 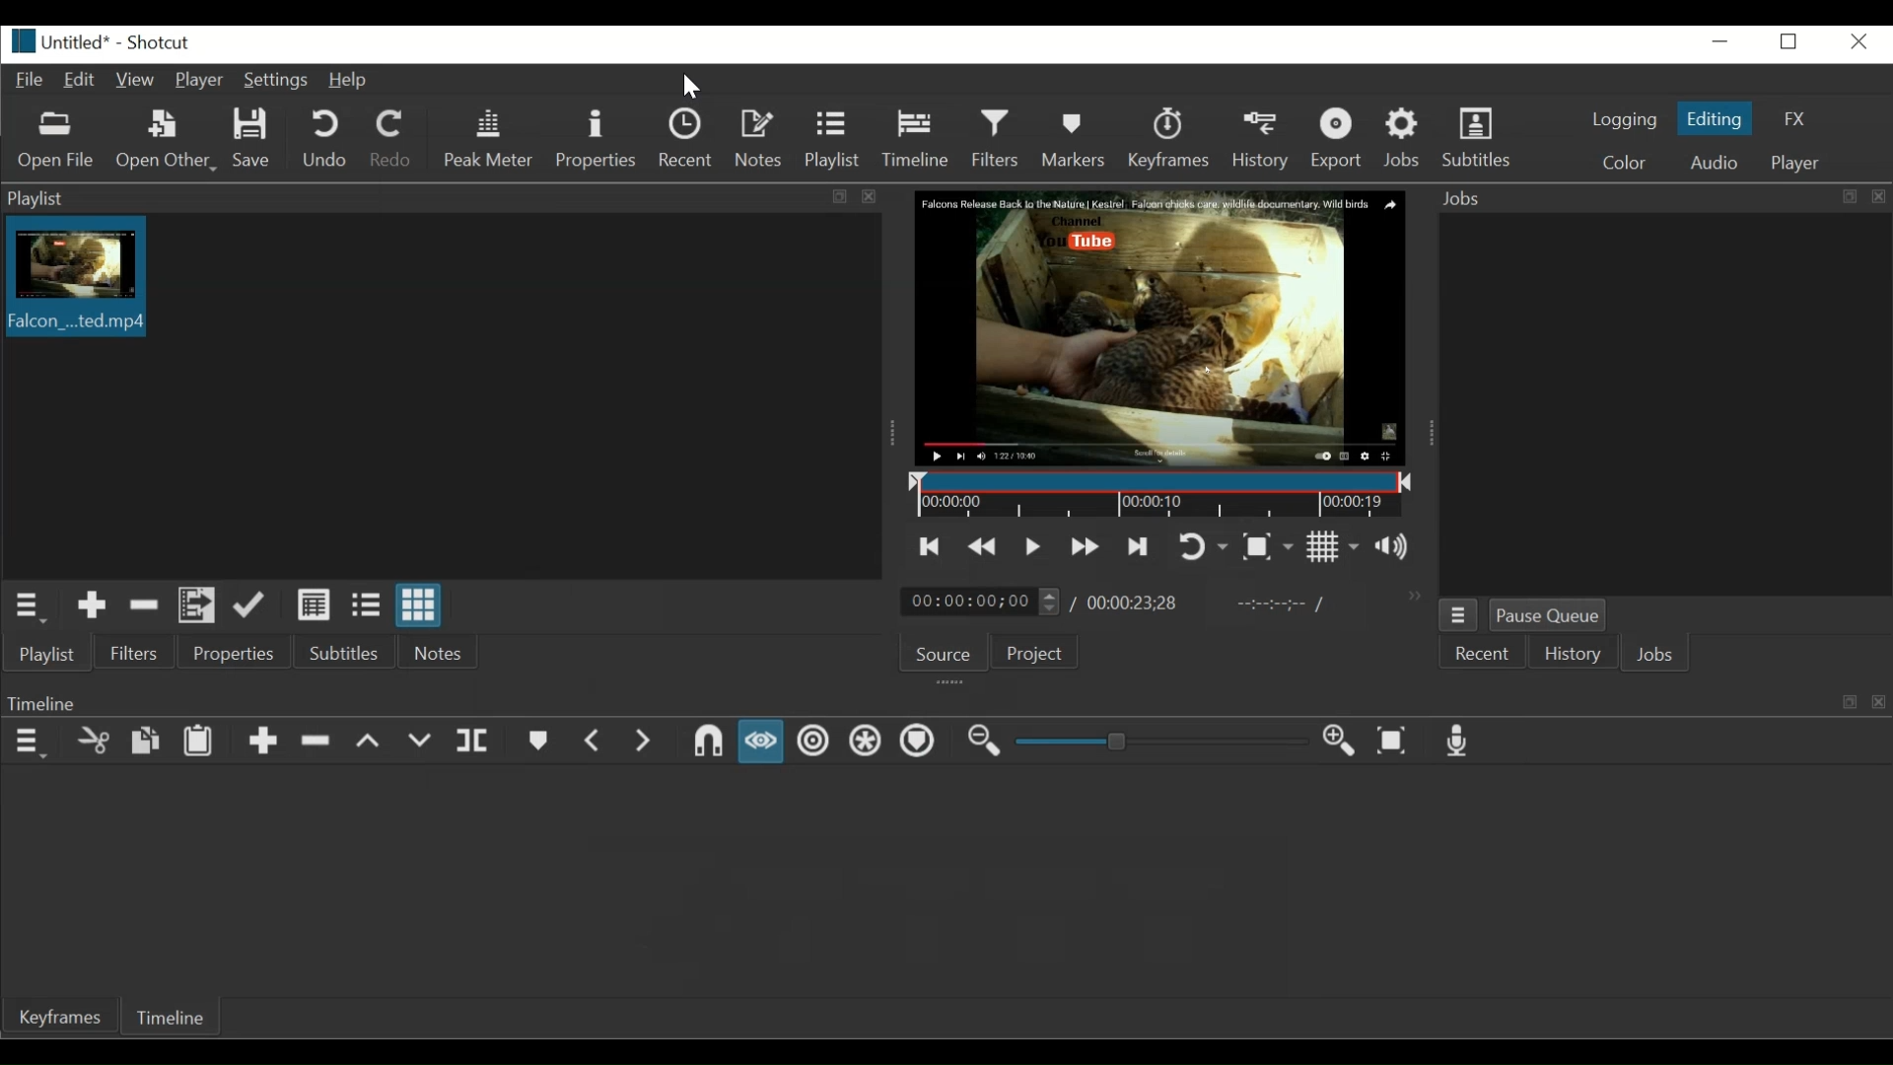 What do you see at coordinates (1085, 545) in the screenshot?
I see `Play quickly forward` at bounding box center [1085, 545].